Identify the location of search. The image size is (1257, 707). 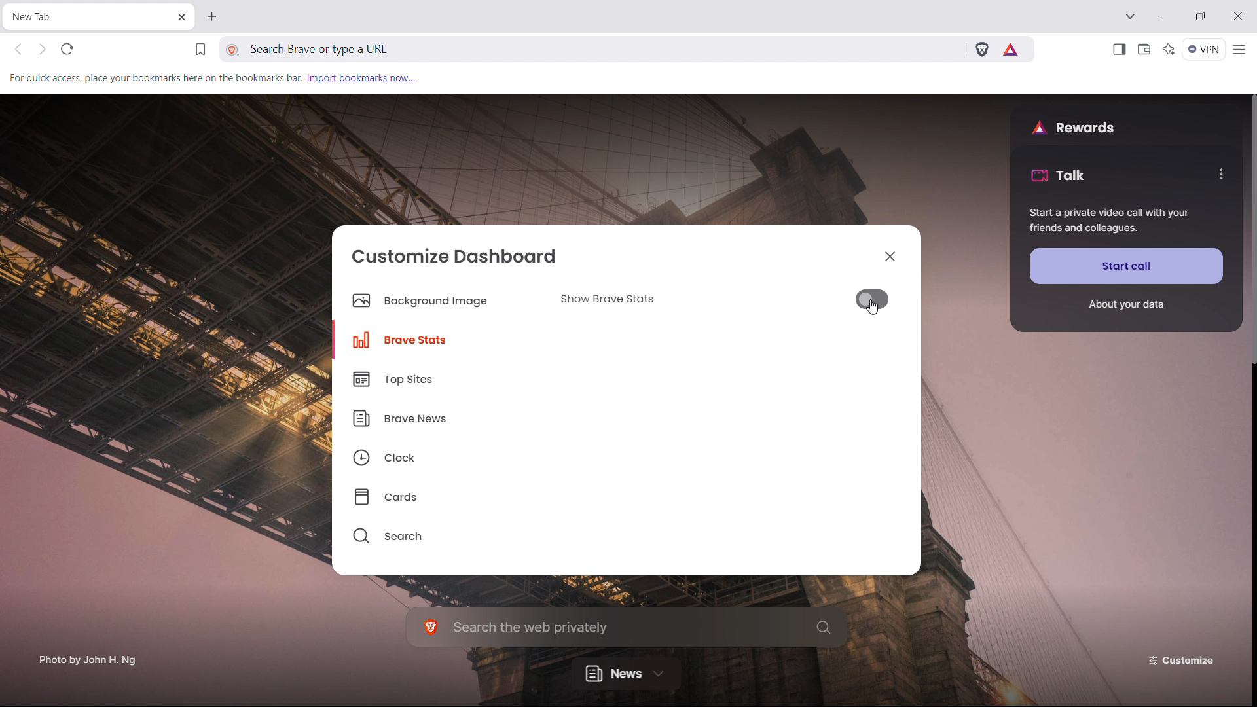
(437, 532).